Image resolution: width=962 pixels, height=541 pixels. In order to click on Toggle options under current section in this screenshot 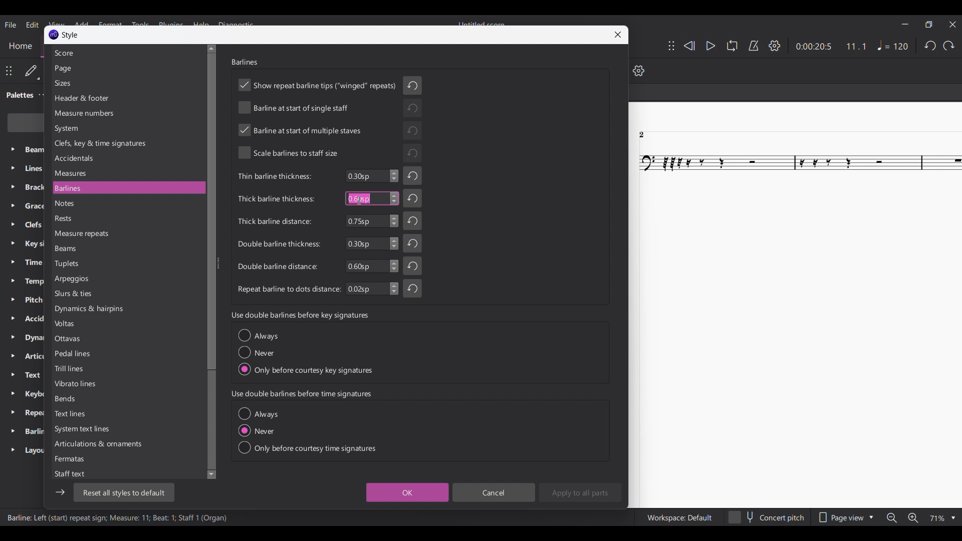, I will do `click(307, 431)`.